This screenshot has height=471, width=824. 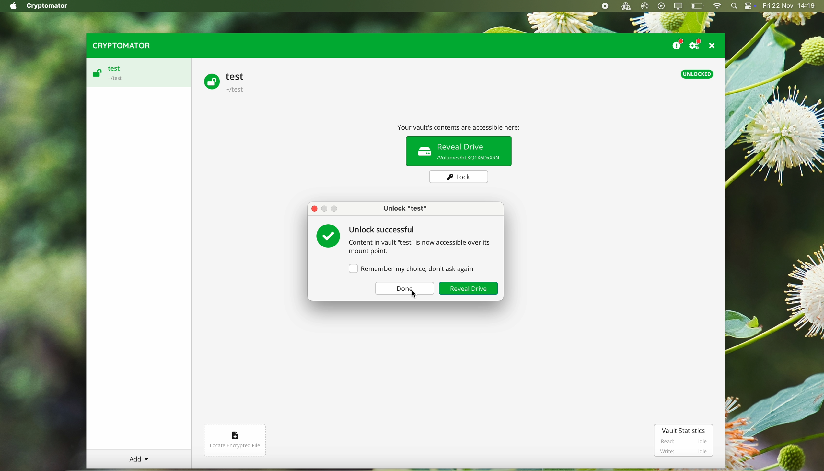 What do you see at coordinates (315, 208) in the screenshot?
I see `close pop-up` at bounding box center [315, 208].